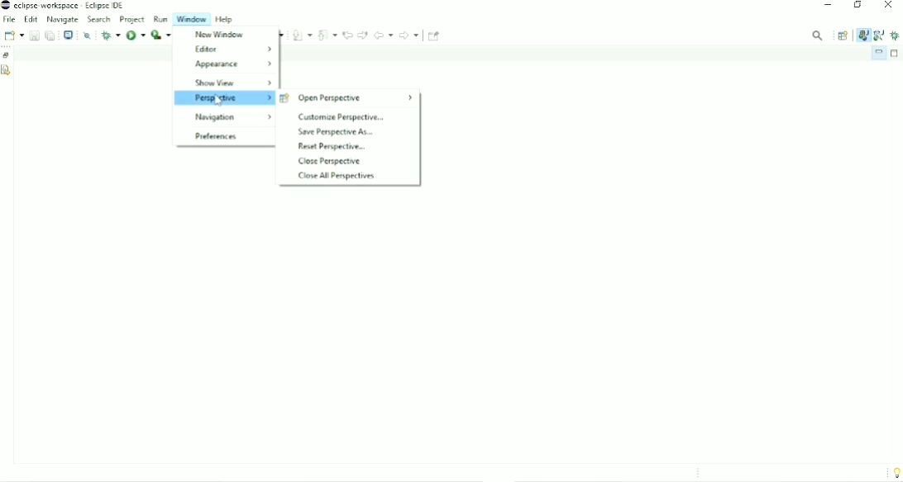 The height and width of the screenshot is (482, 903). I want to click on Java Browsing, so click(879, 35).